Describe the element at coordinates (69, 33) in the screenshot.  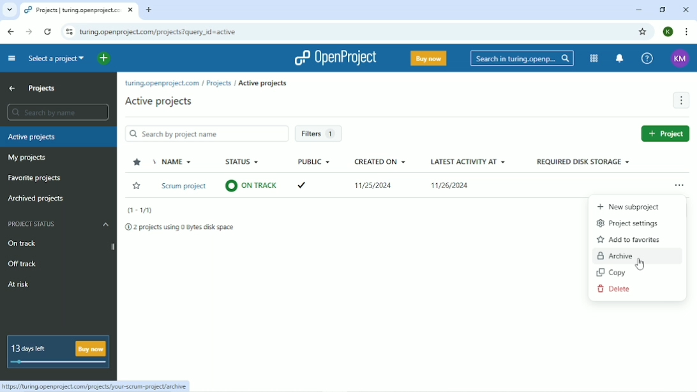
I see `View site information` at that location.